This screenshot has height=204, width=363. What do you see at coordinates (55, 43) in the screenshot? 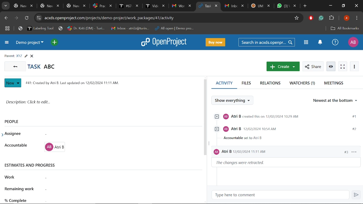
I see `Open quick add menu` at bounding box center [55, 43].